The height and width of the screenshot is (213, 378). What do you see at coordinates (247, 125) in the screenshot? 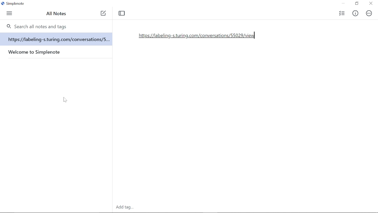
I see `space for writing on the note` at bounding box center [247, 125].